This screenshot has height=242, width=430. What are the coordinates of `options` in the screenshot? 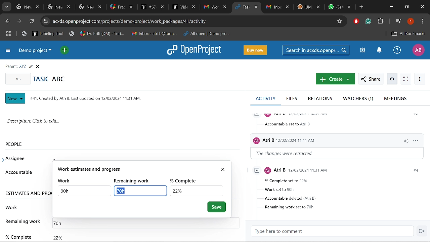 It's located at (415, 140).